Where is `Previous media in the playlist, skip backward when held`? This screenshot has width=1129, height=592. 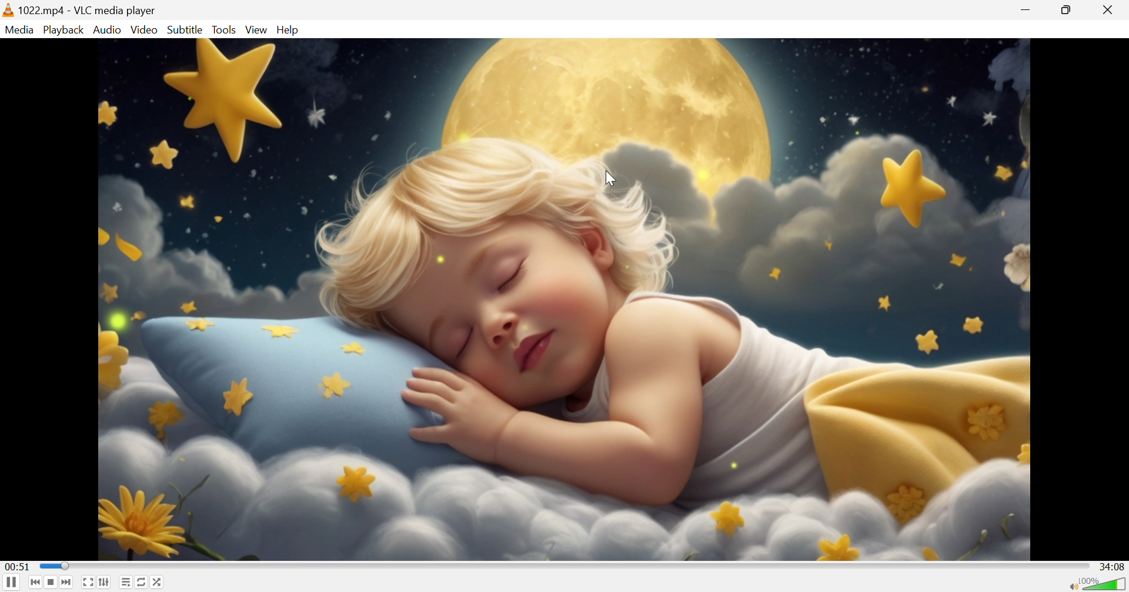
Previous media in the playlist, skip backward when held is located at coordinates (34, 582).